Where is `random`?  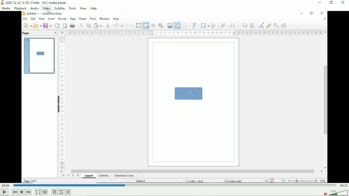
random is located at coordinates (68, 192).